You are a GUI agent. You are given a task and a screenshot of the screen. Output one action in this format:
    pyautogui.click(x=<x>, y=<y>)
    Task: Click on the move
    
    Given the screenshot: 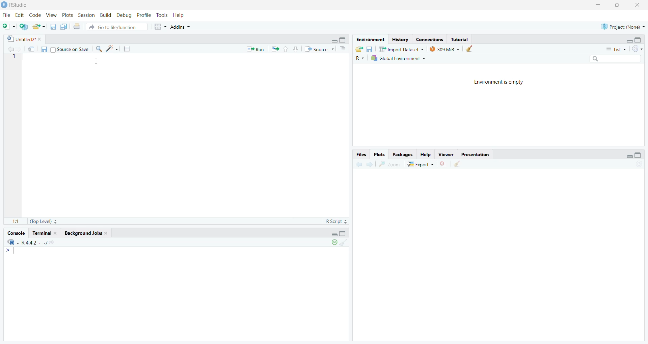 What is the action you would take?
    pyautogui.click(x=31, y=49)
    